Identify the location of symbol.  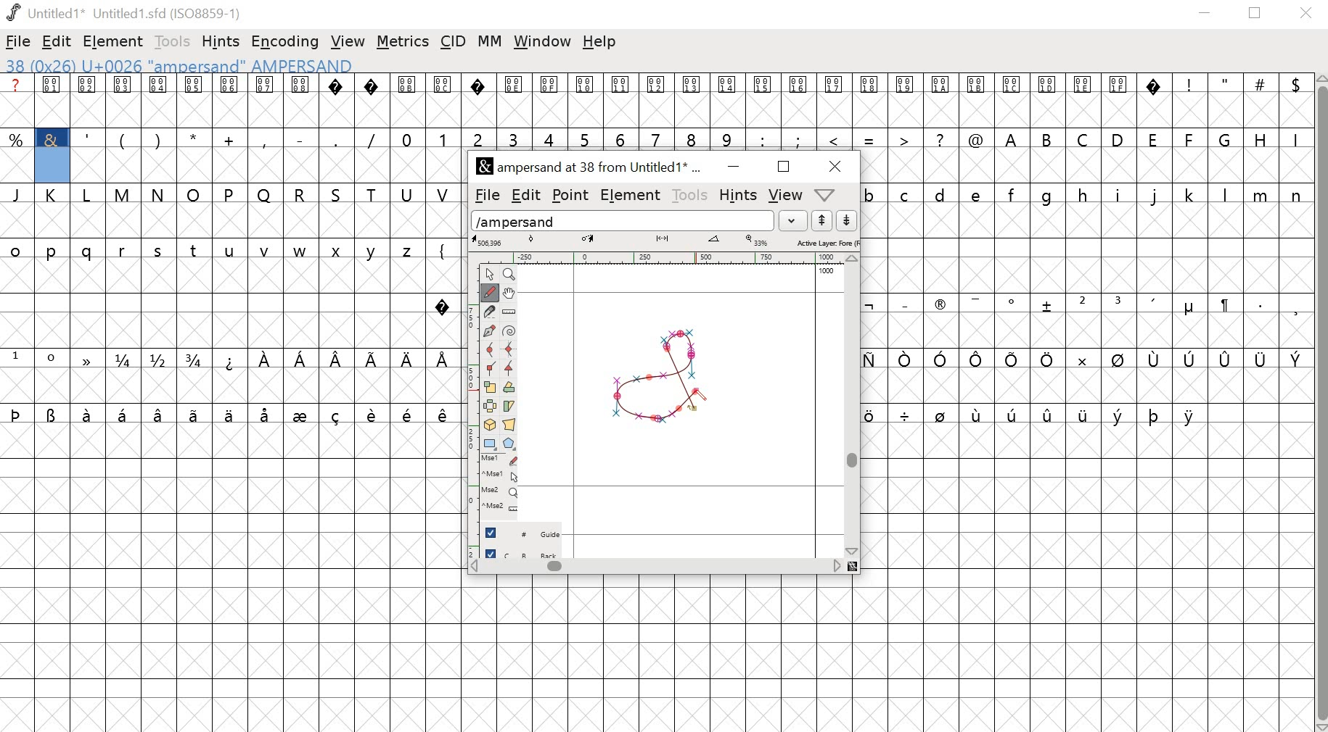
(1047, 359).